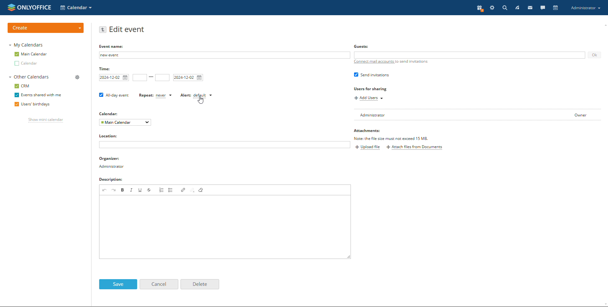 This screenshot has height=307, width=608. What do you see at coordinates (480, 8) in the screenshot?
I see `present` at bounding box center [480, 8].